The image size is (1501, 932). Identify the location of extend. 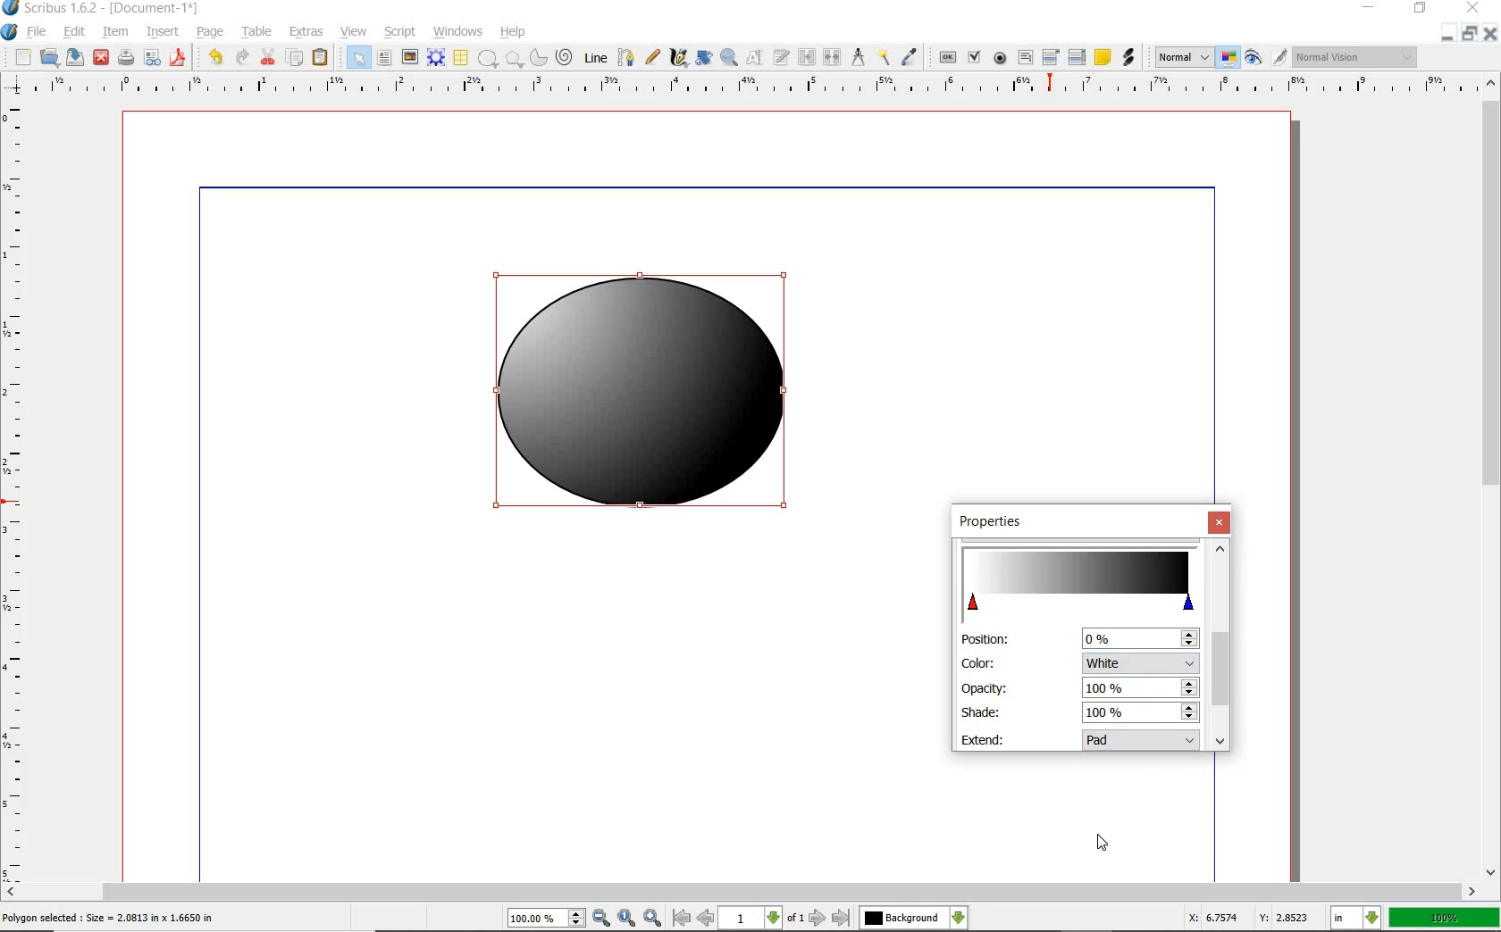
(985, 739).